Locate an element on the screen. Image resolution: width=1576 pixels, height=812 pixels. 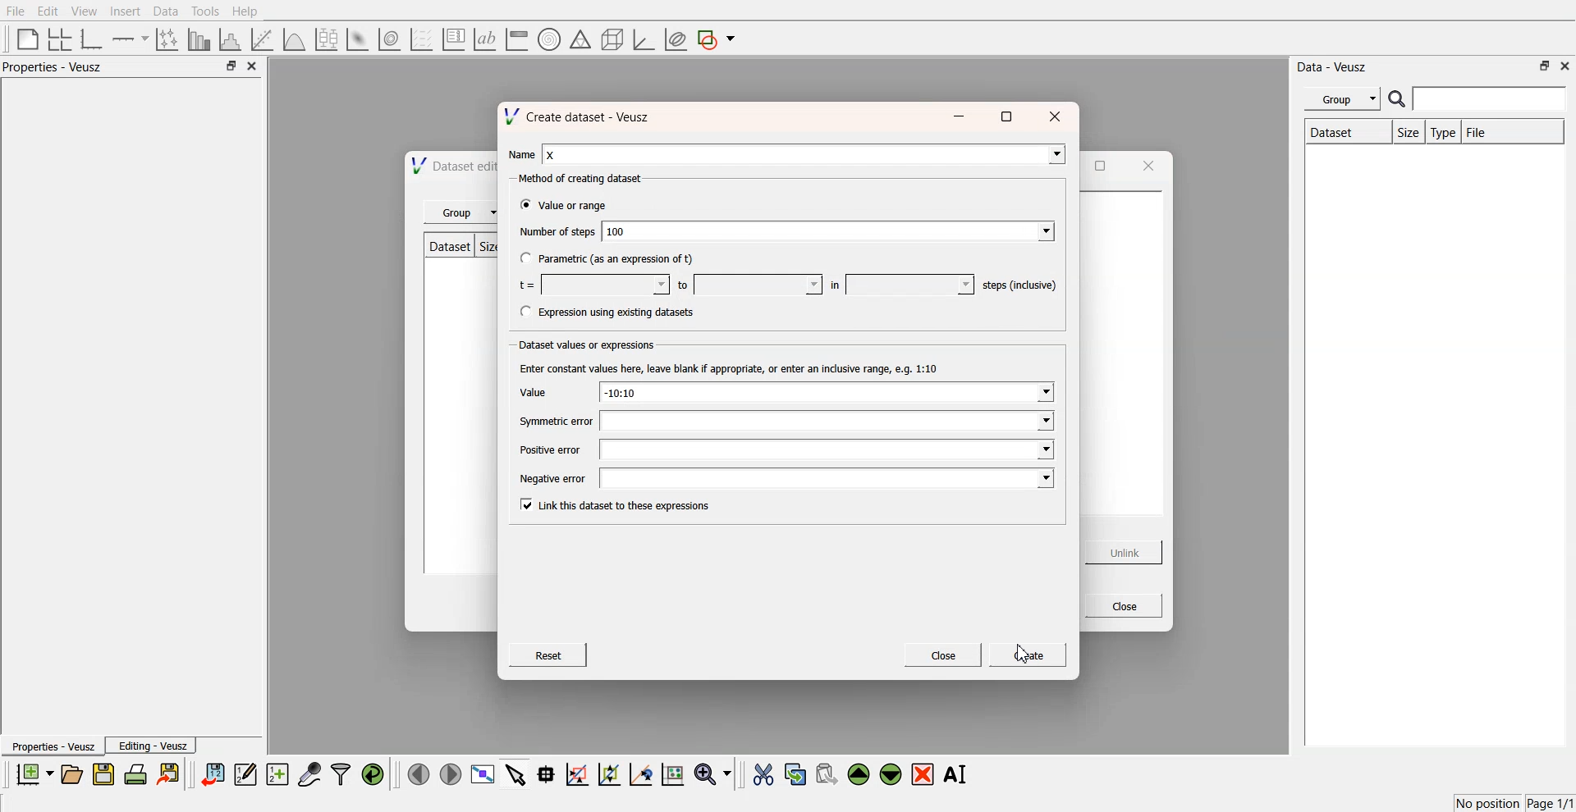
Enter constant values here, leave blank if appropriate, or enter an indusive range, e.g. 1:10 is located at coordinates (735, 367).